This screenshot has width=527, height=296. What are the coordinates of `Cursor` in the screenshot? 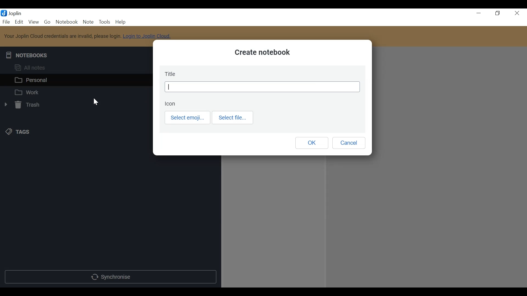 It's located at (96, 103).